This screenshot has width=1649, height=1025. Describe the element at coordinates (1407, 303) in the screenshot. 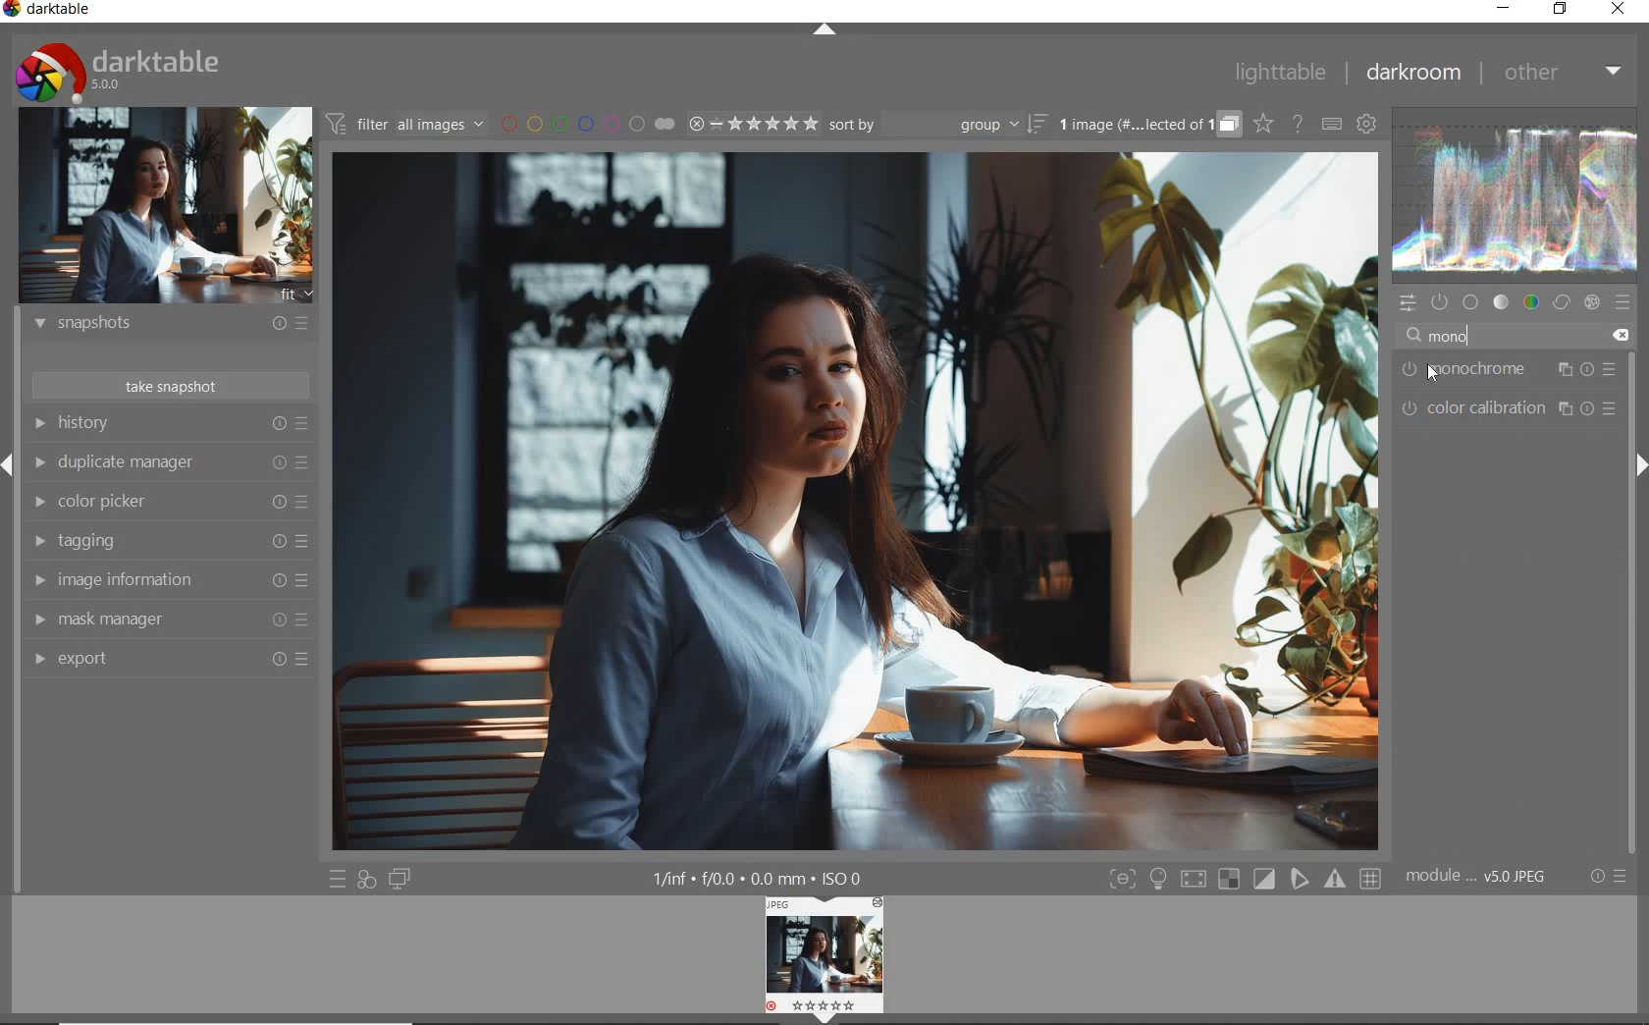

I see `quick access panel` at that location.